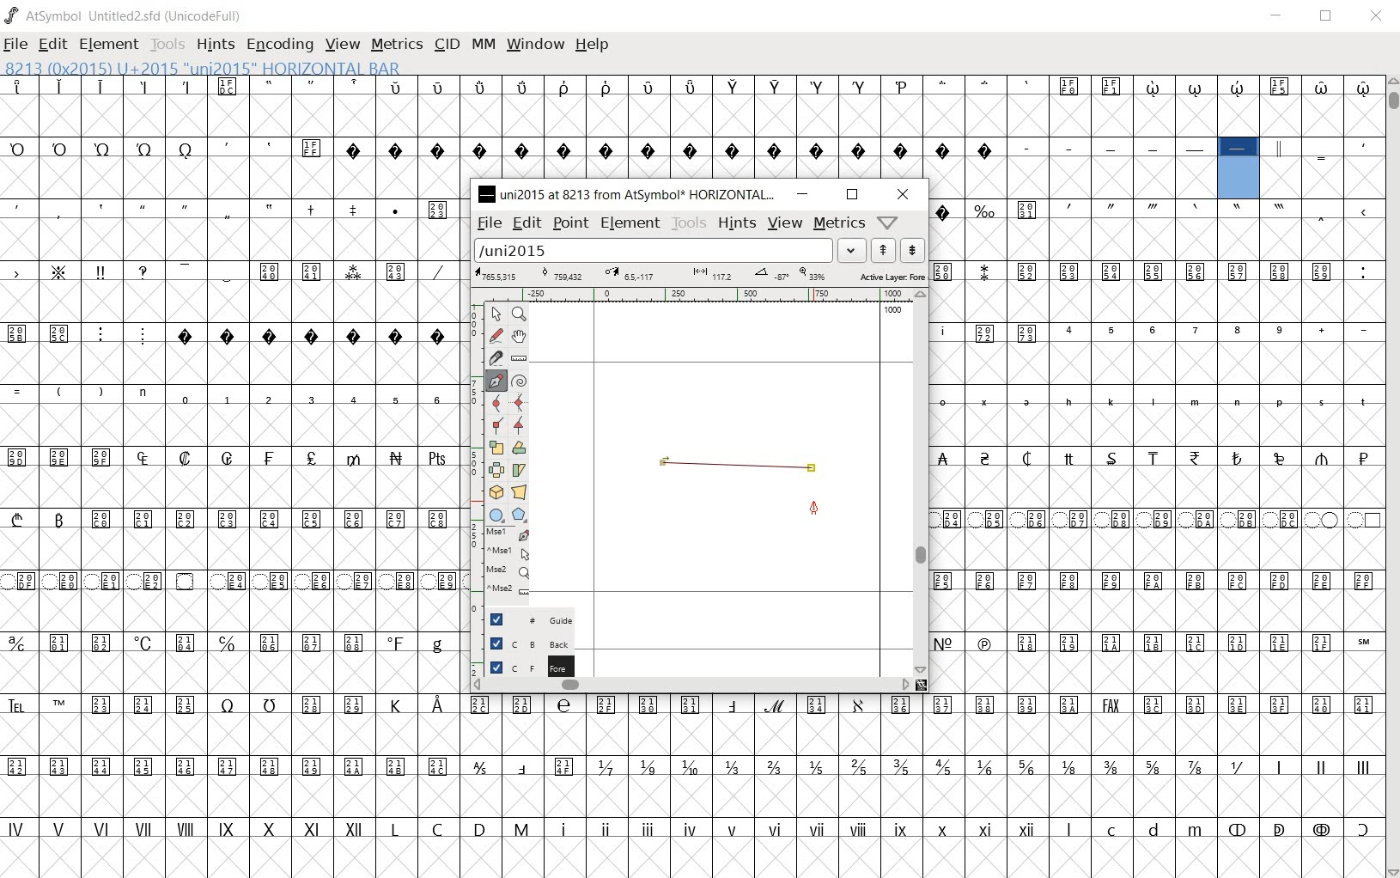 This screenshot has height=878, width=1400. I want to click on ruler, so click(703, 295).